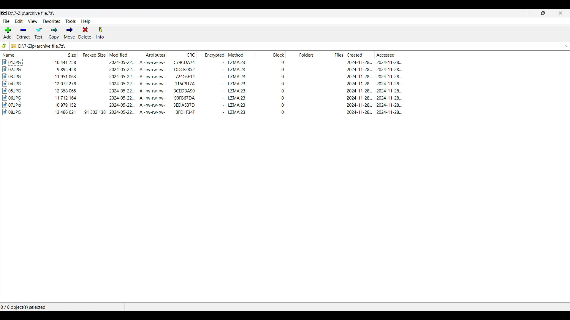  I want to click on block start, so click(281, 70).